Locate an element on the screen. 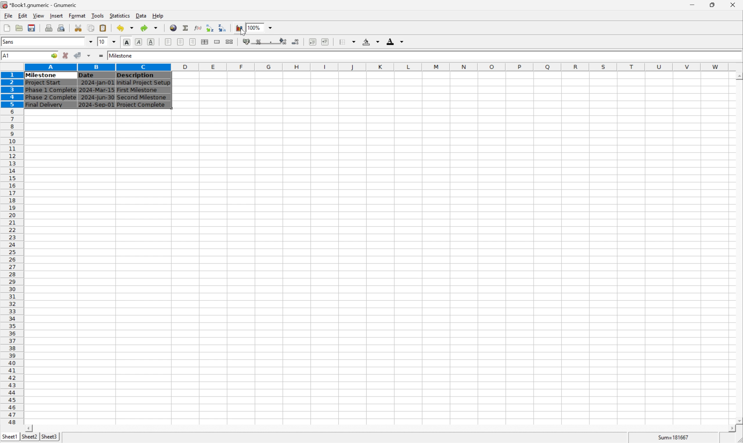 The width and height of the screenshot is (743, 443). edit is located at coordinates (23, 16).